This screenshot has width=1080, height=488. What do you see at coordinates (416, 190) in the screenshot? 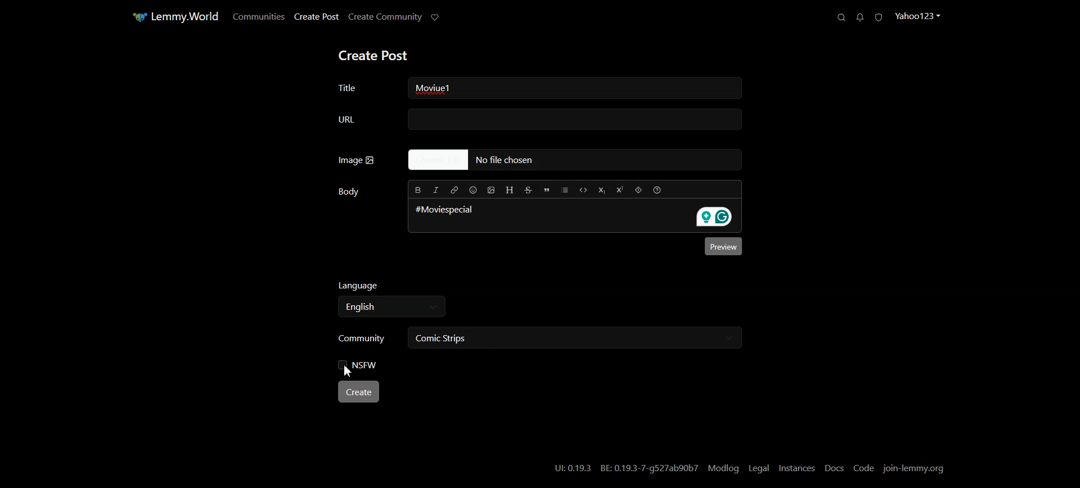
I see `Bold ` at bounding box center [416, 190].